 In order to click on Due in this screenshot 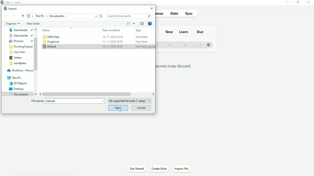, I will do `click(200, 32)`.